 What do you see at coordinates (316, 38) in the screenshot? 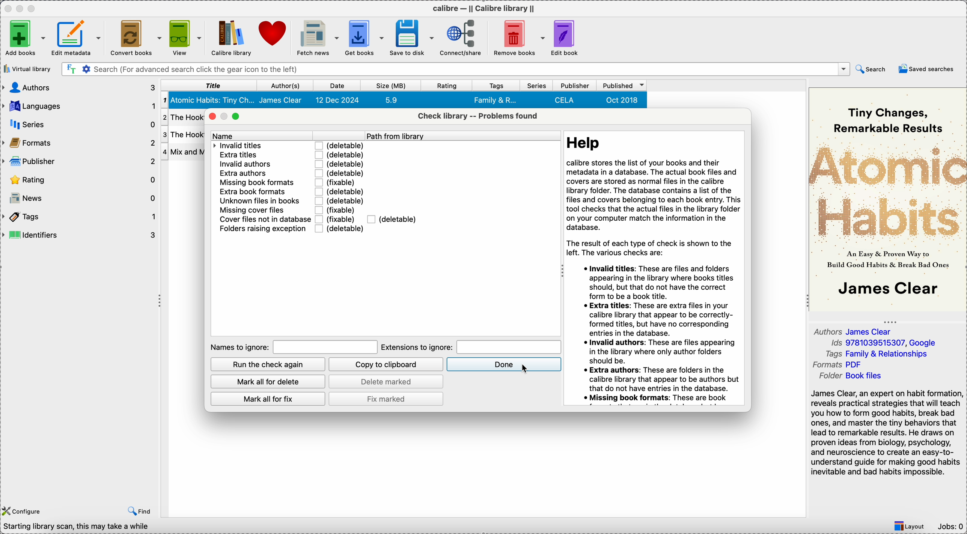
I see `fetch news` at bounding box center [316, 38].